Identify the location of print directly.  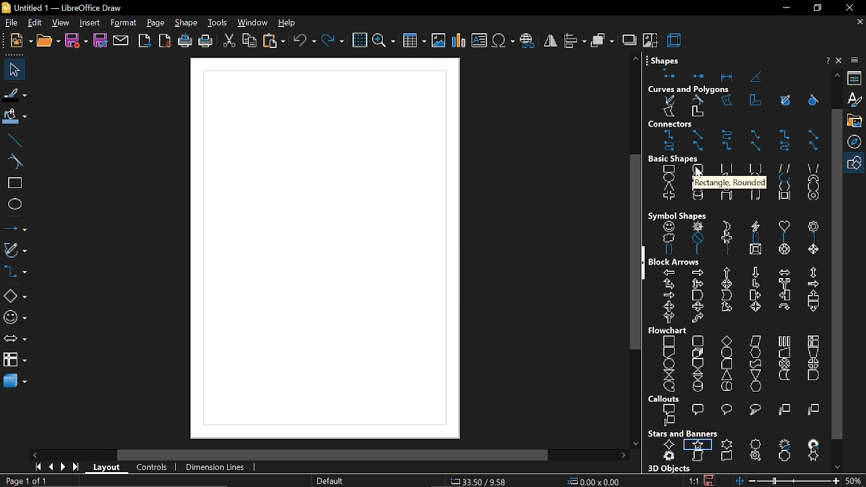
(184, 41).